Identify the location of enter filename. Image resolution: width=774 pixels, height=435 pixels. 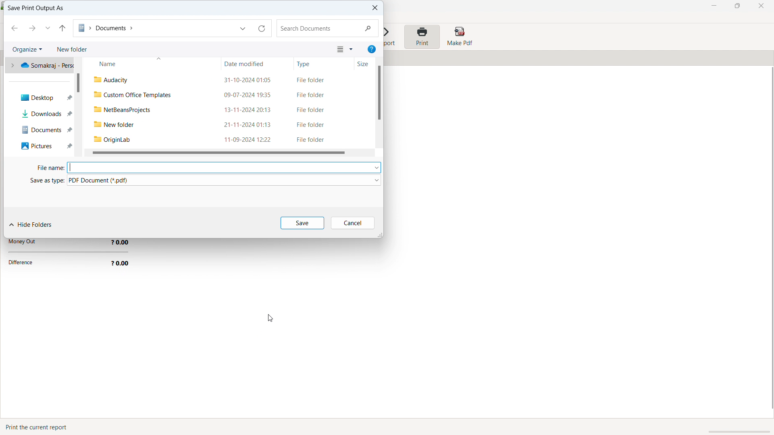
(224, 168).